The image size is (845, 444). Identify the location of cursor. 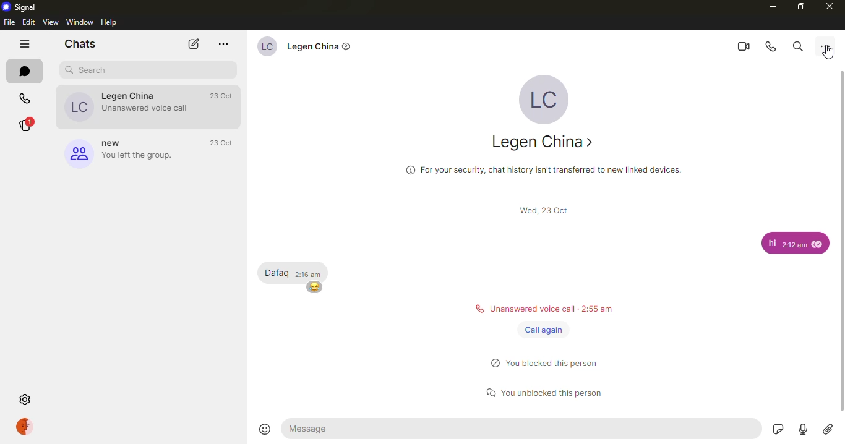
(832, 53).